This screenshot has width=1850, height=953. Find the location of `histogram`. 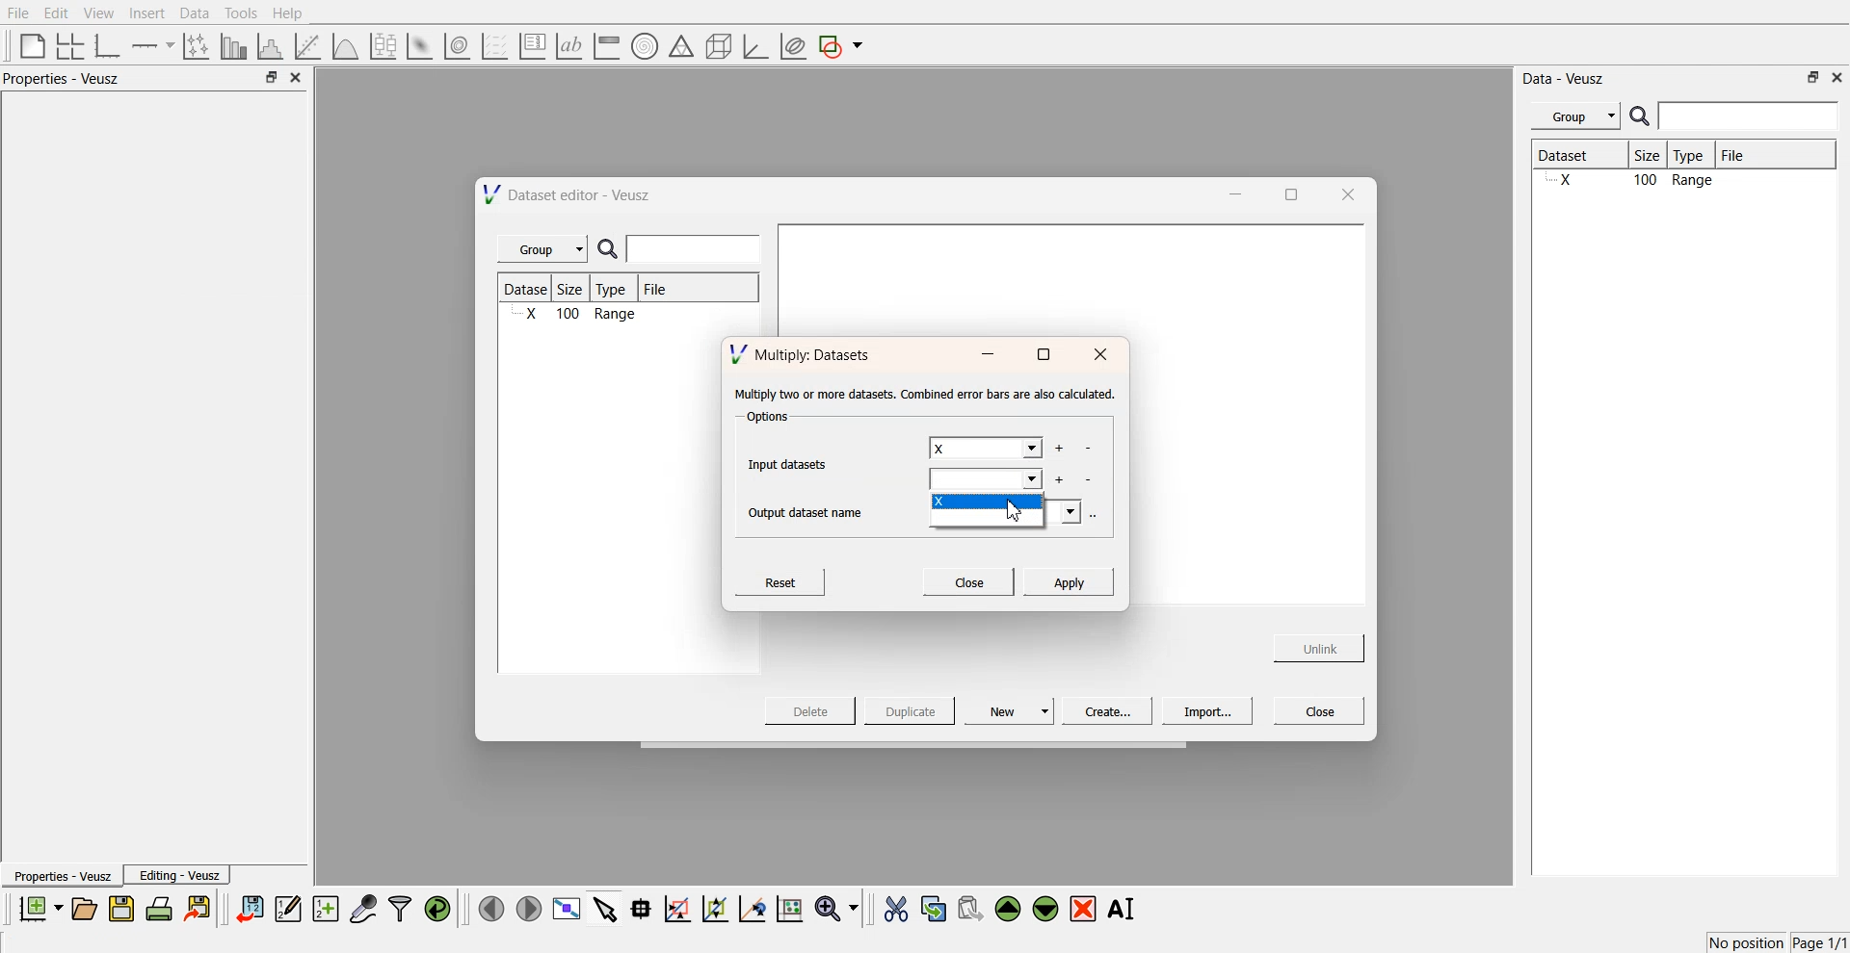

histogram is located at coordinates (274, 45).